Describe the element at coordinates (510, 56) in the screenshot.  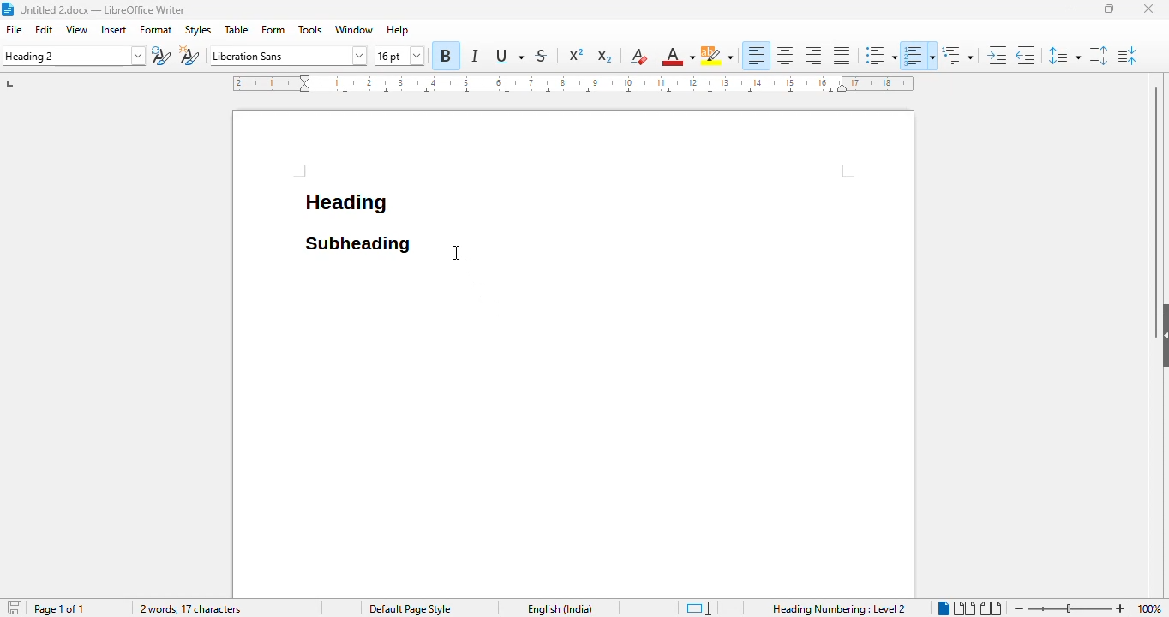
I see `underline` at that location.